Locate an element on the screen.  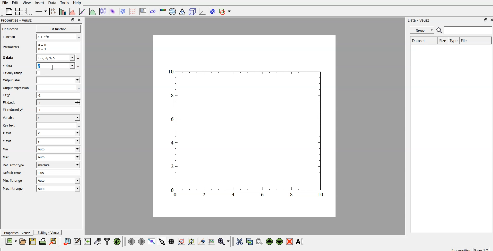
create new datasets is located at coordinates (87, 242).